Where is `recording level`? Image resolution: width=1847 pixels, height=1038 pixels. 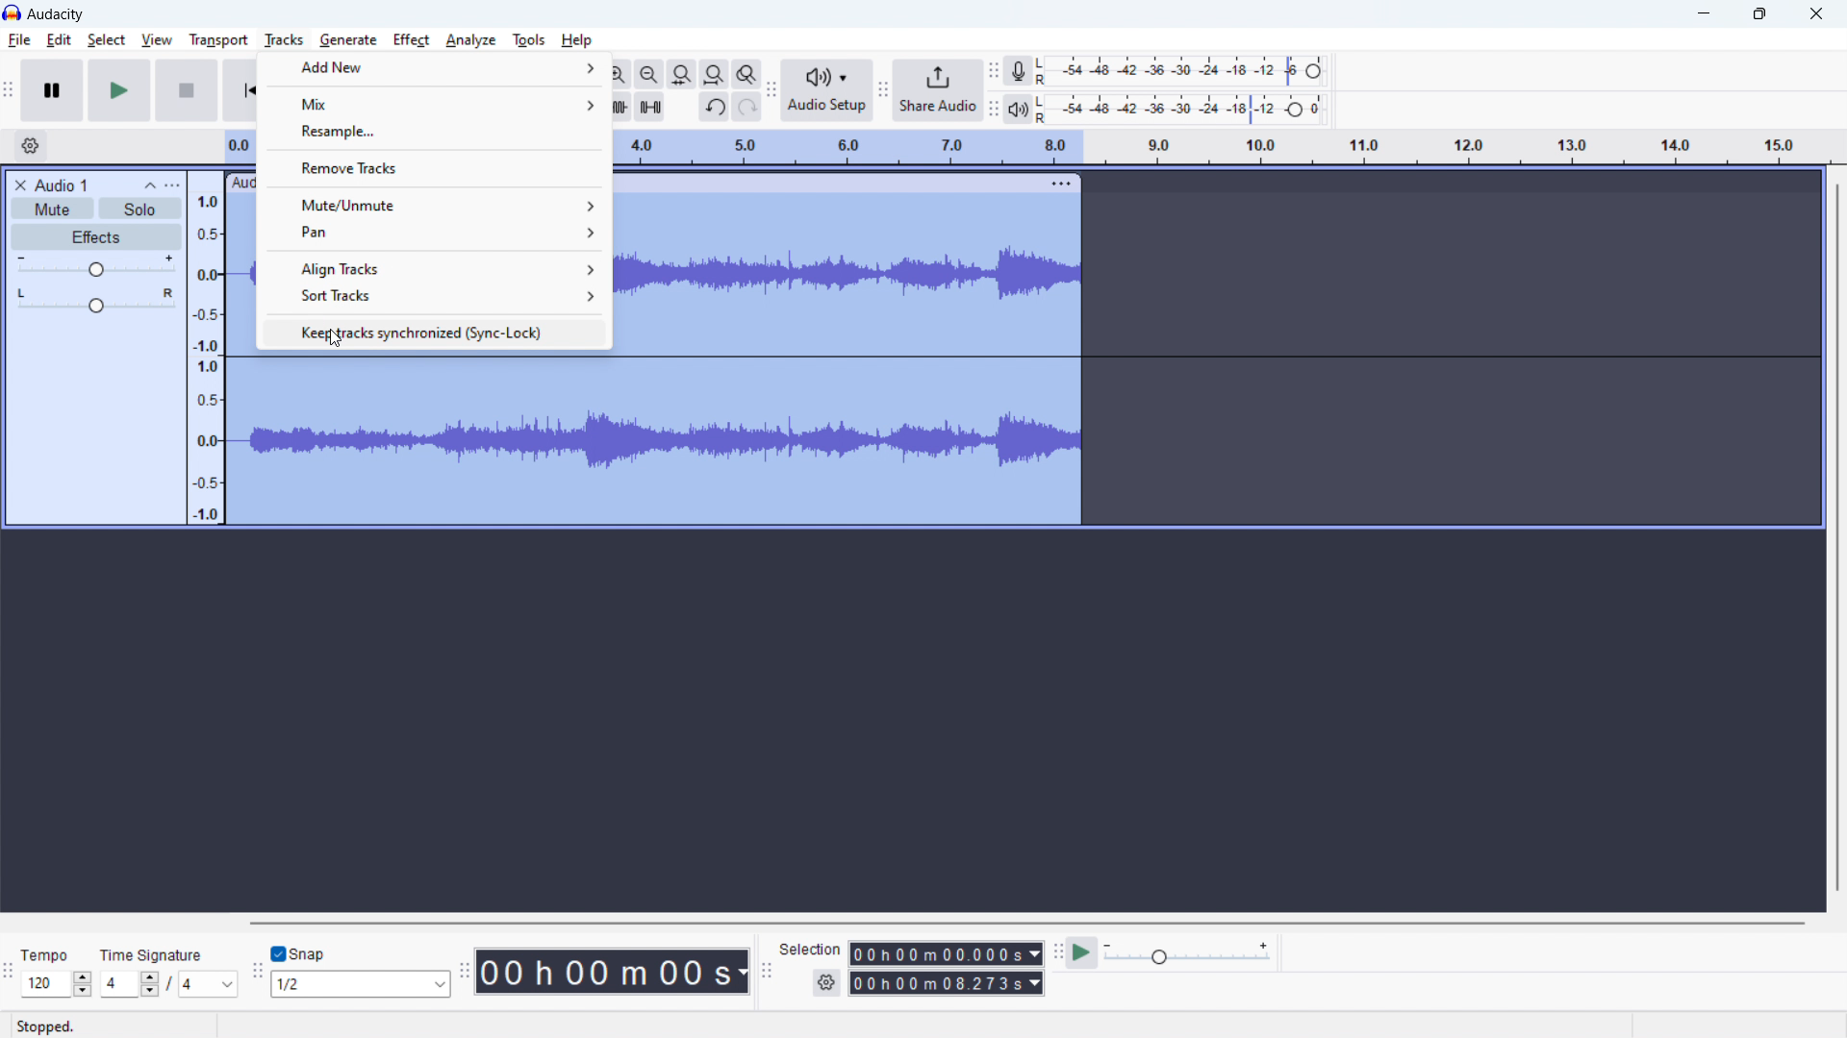 recording level is located at coordinates (1177, 70).